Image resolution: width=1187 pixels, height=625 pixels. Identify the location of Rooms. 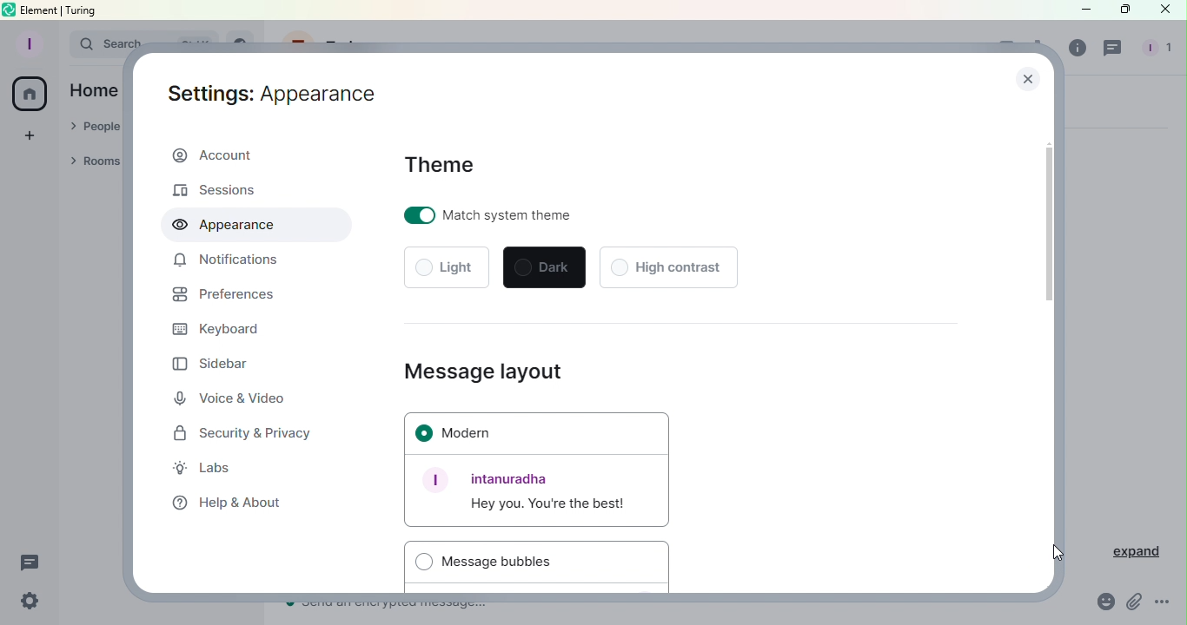
(97, 163).